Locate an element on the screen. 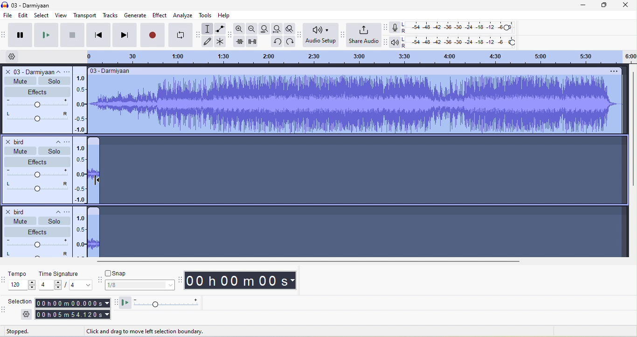 The image size is (637, 337). enable looping is located at coordinates (181, 35).